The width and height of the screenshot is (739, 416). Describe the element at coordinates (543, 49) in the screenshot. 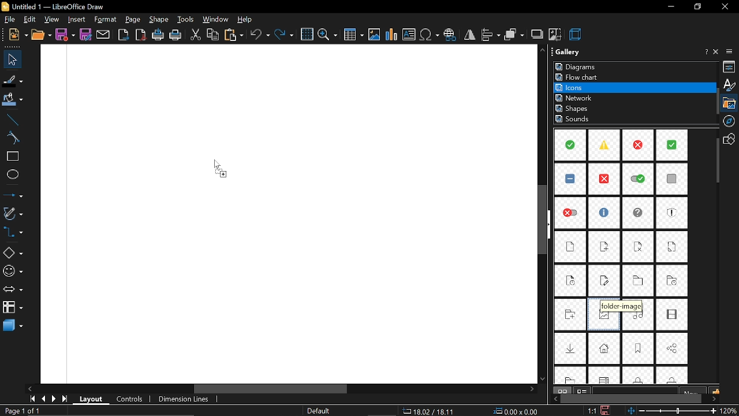

I see `scroll up` at that location.